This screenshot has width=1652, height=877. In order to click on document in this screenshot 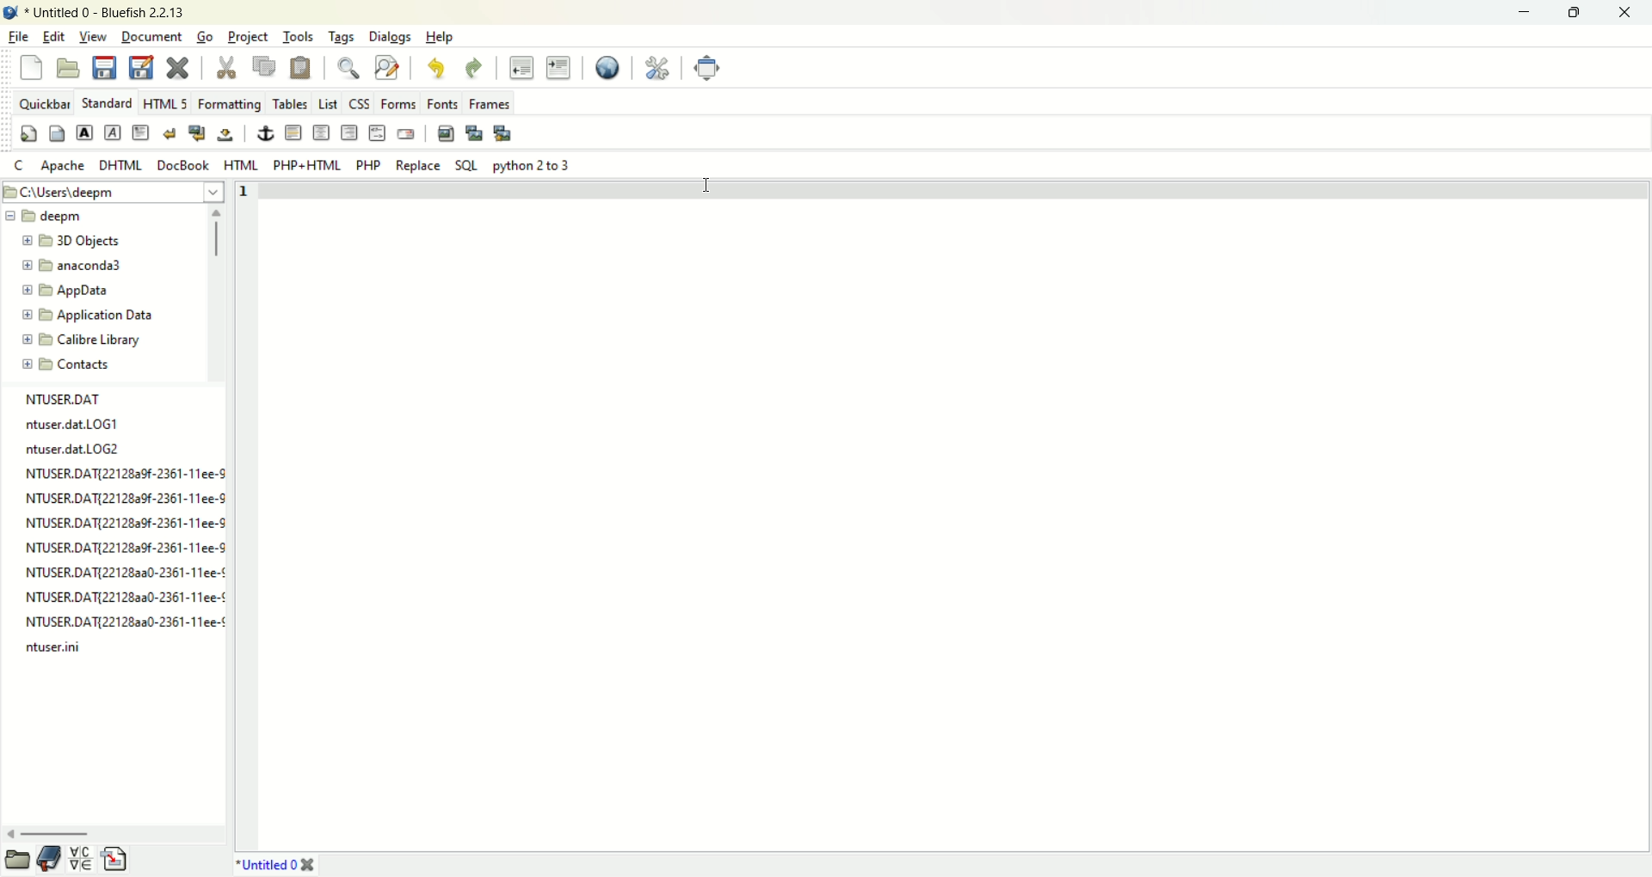, I will do `click(151, 36)`.